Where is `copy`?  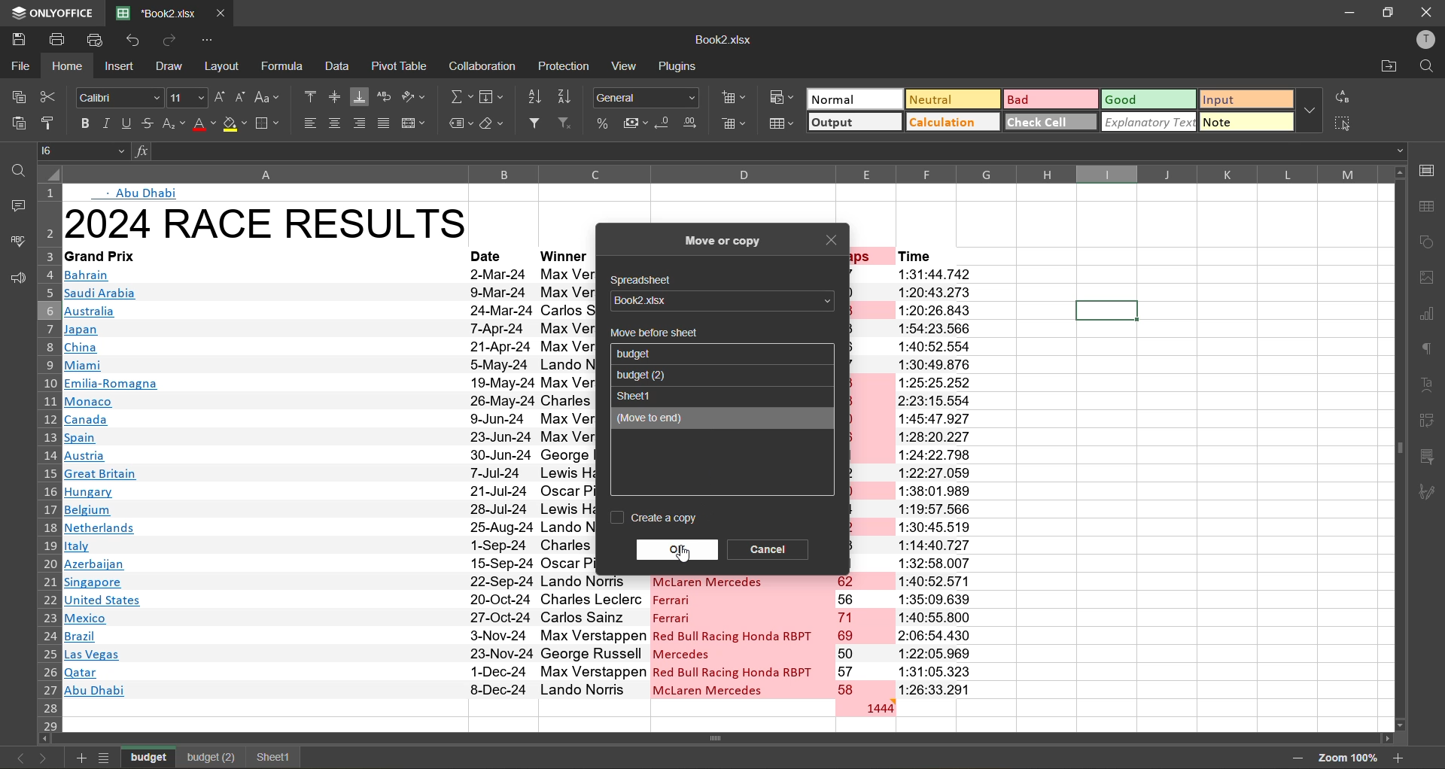
copy is located at coordinates (20, 97).